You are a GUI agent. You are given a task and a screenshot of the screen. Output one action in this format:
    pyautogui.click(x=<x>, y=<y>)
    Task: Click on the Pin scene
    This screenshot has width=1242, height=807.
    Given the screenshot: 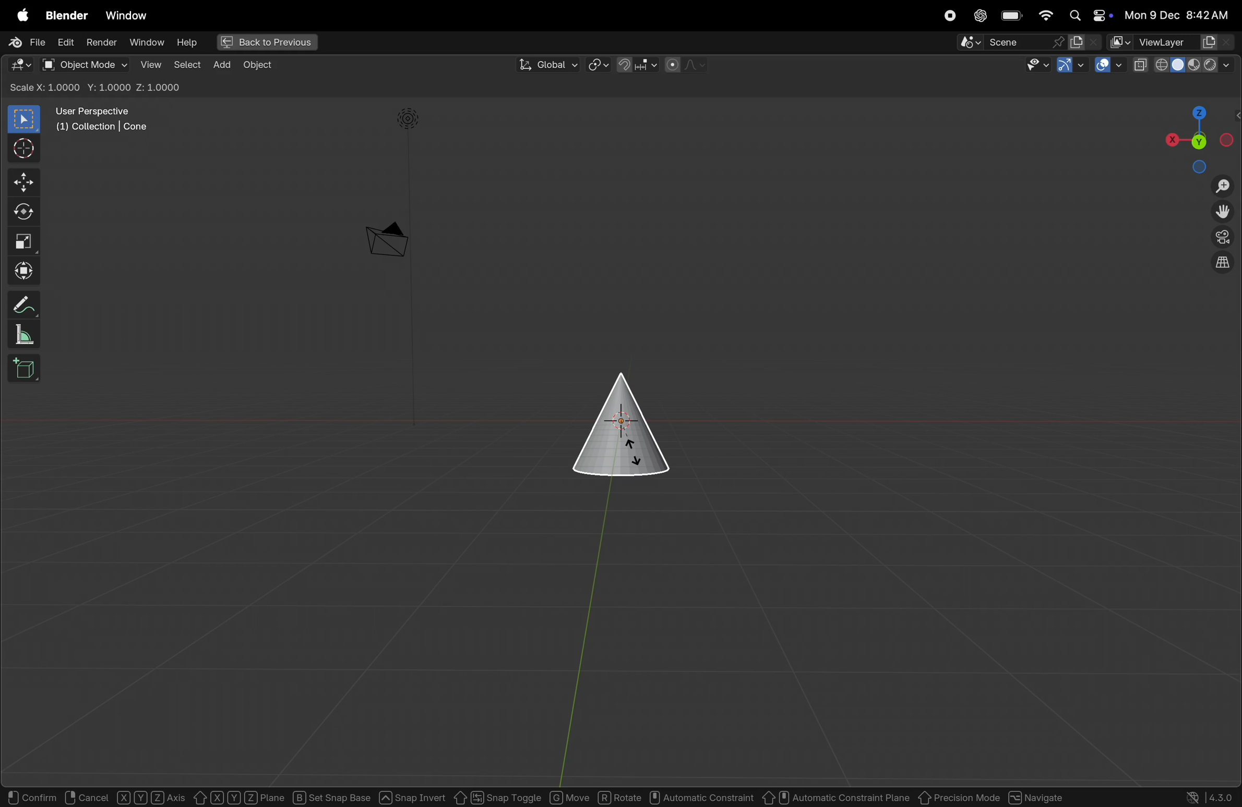 What is the action you would take?
    pyautogui.click(x=1009, y=42)
    